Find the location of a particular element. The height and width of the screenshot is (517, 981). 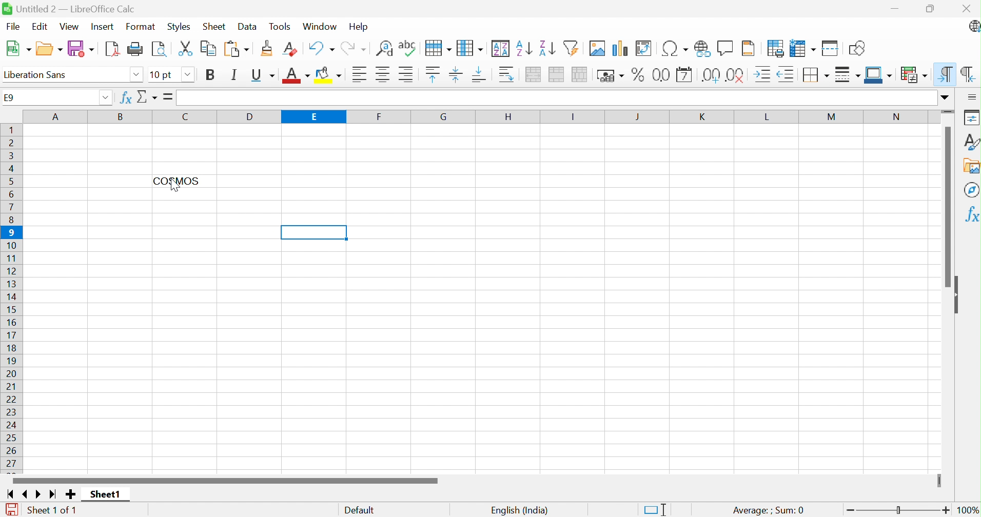

Sort descending is located at coordinates (547, 48).